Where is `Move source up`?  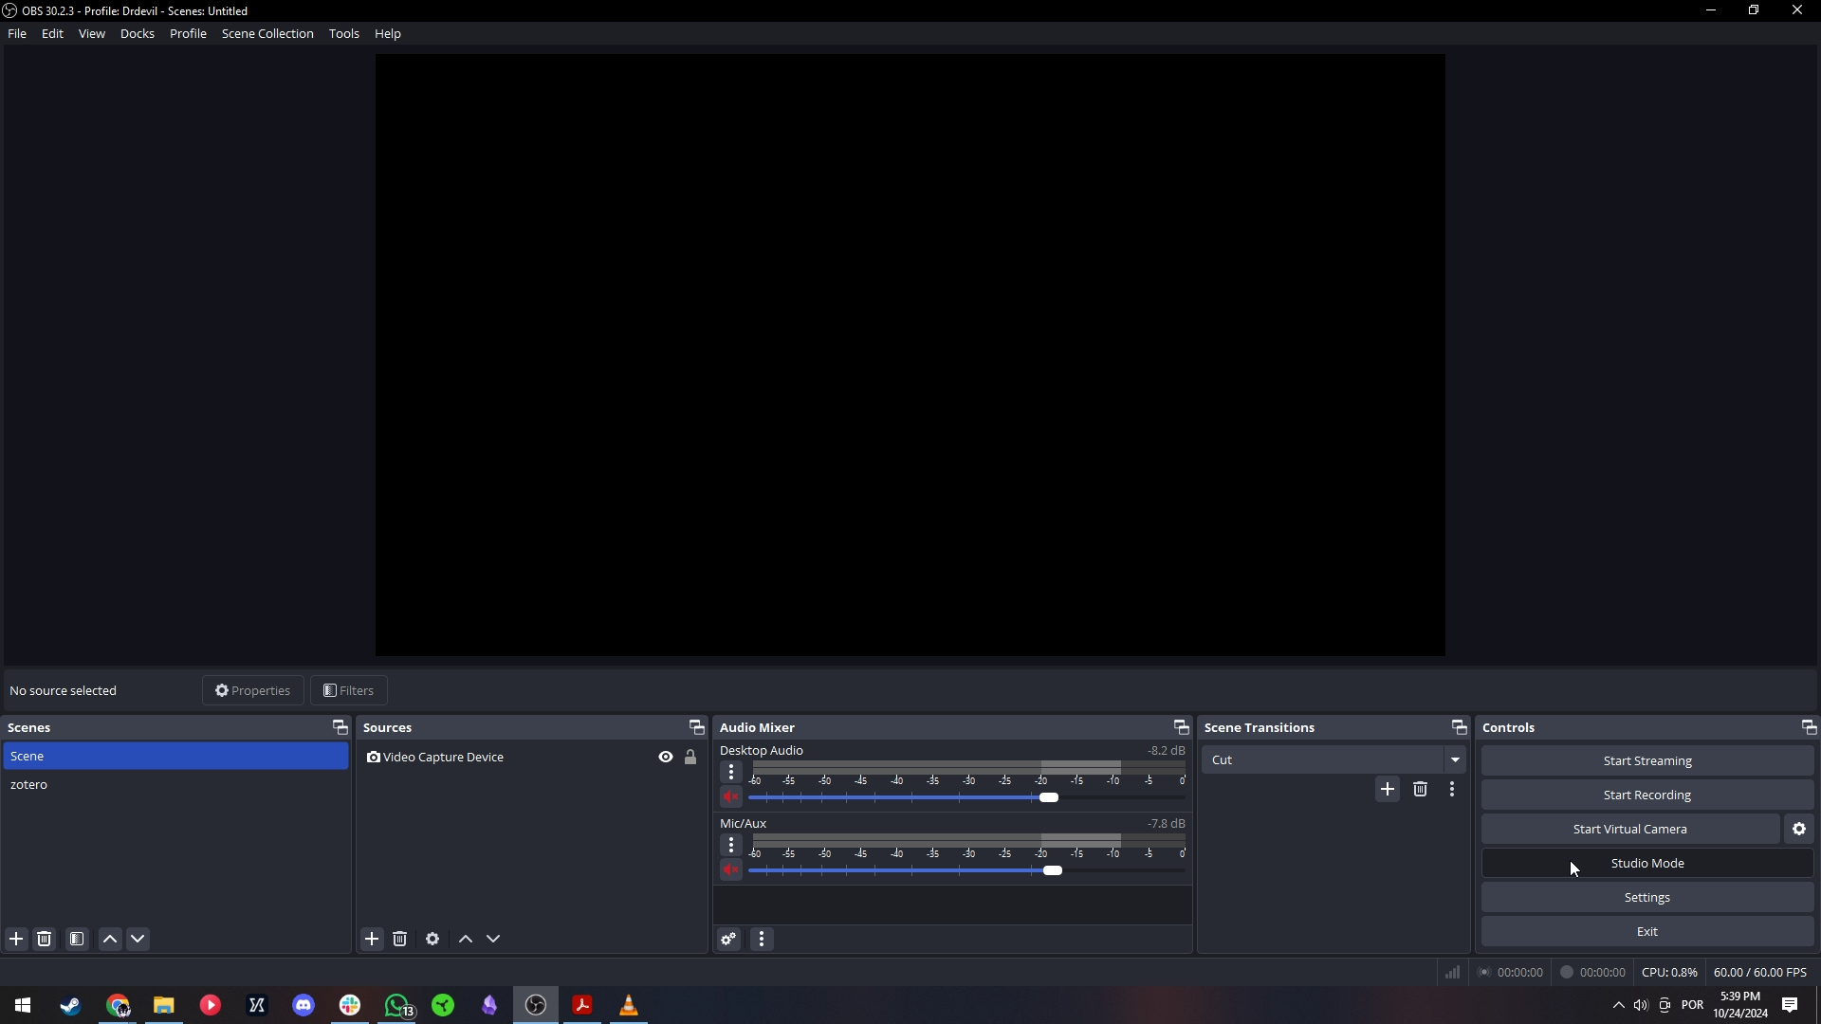
Move source up is located at coordinates (467, 940).